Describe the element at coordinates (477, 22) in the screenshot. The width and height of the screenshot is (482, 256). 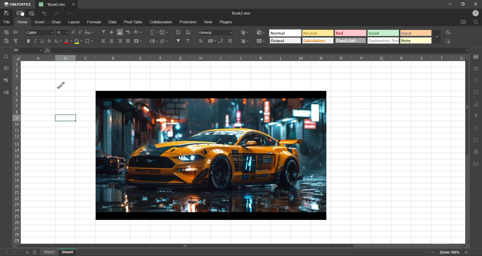
I see `find` at that location.